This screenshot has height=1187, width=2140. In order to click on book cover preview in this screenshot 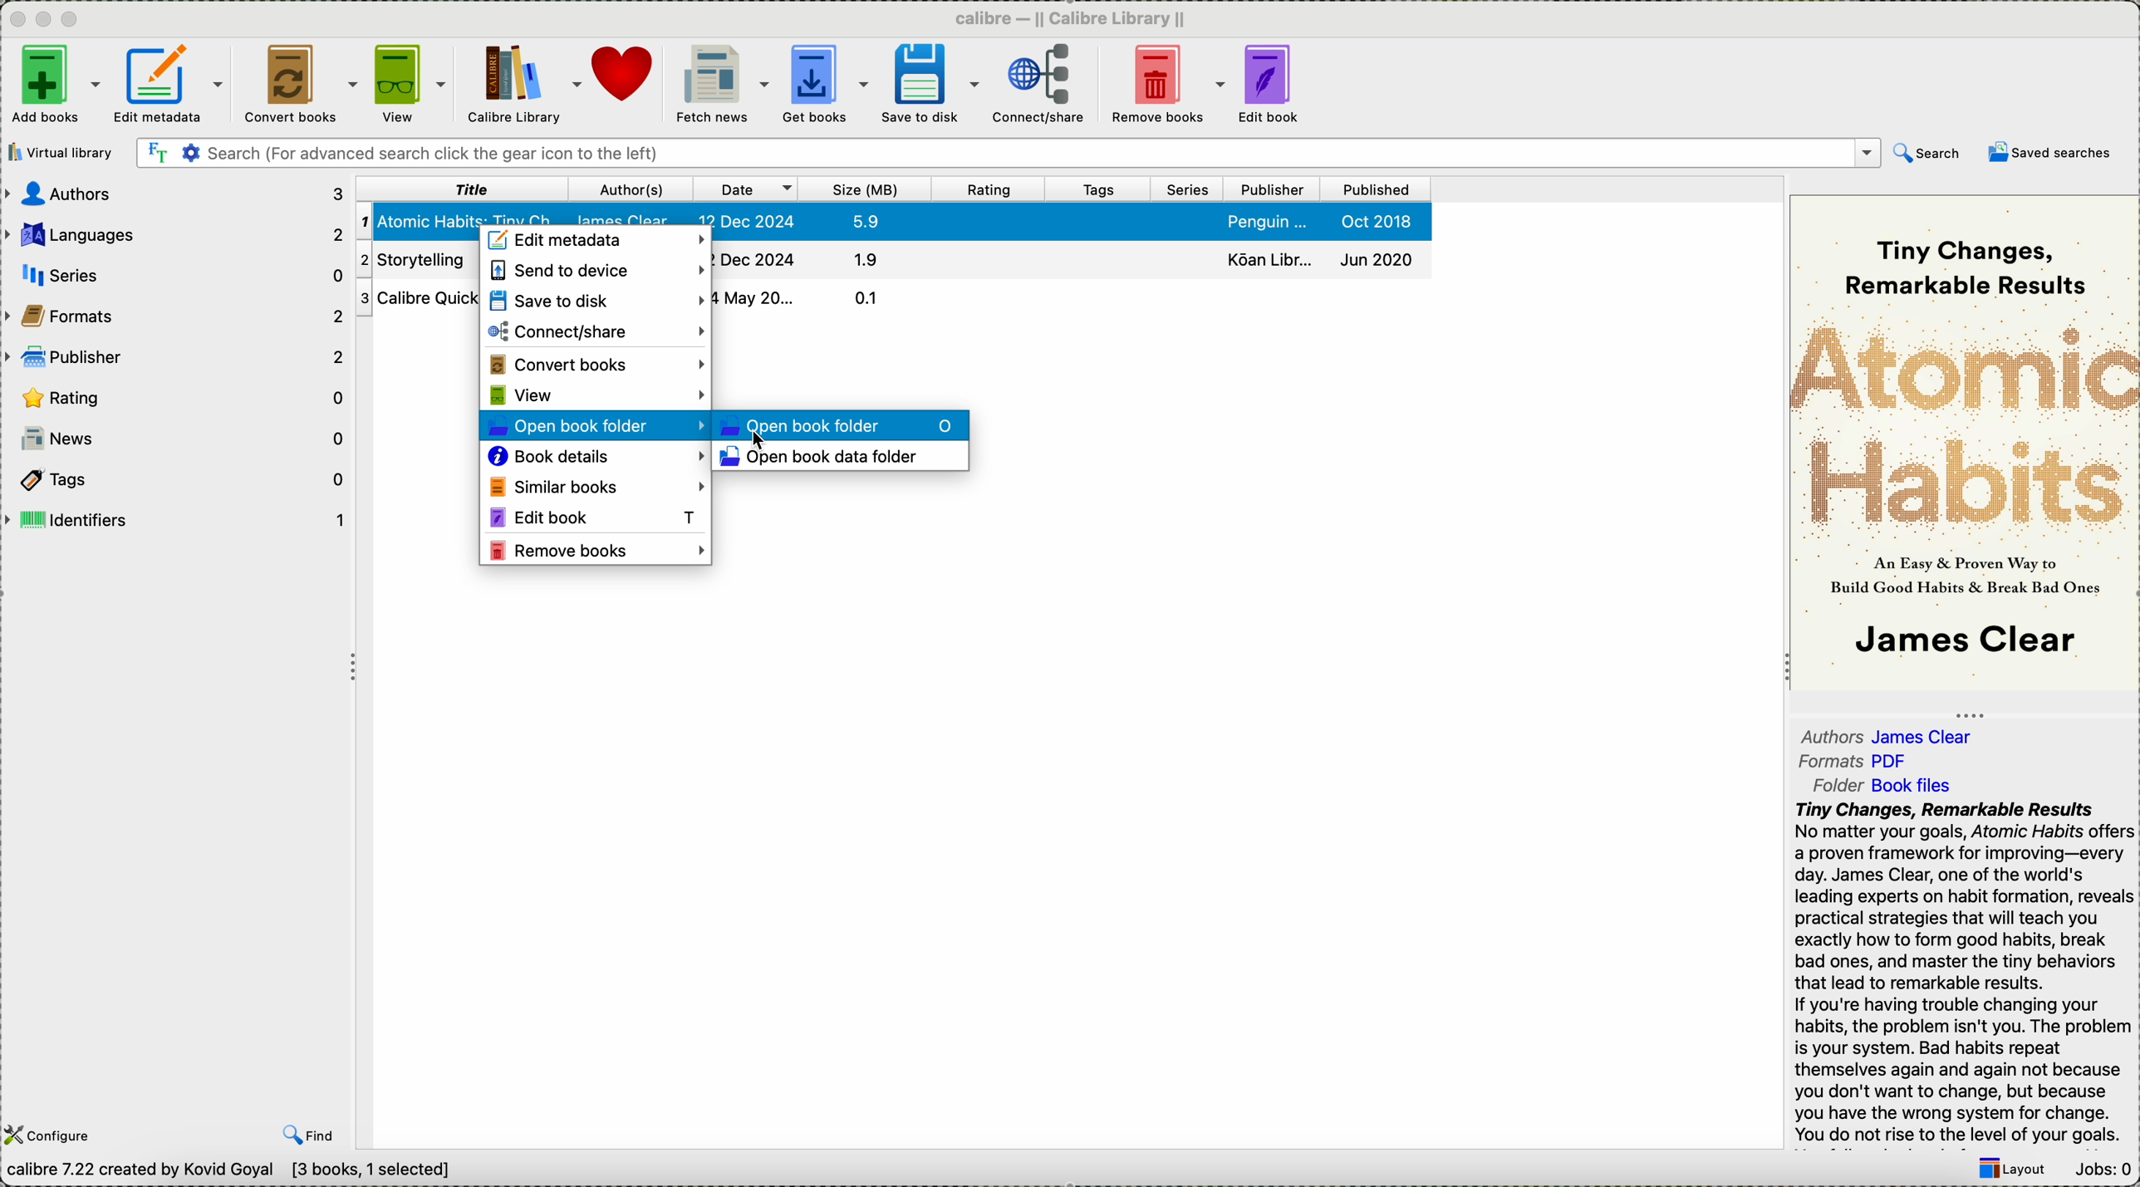, I will do `click(1965, 441)`.